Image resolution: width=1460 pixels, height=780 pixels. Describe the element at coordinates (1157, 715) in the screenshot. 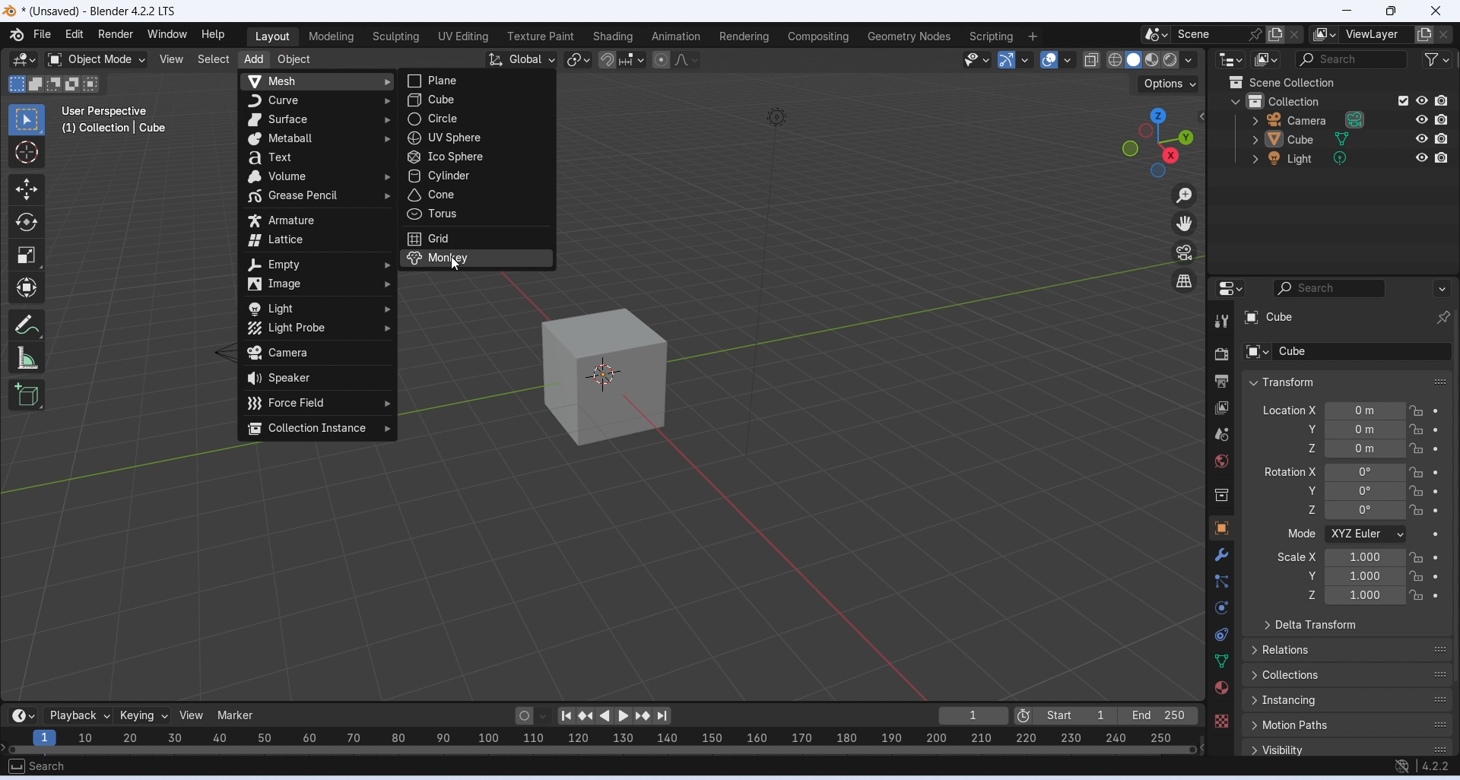

I see `End 250` at that location.